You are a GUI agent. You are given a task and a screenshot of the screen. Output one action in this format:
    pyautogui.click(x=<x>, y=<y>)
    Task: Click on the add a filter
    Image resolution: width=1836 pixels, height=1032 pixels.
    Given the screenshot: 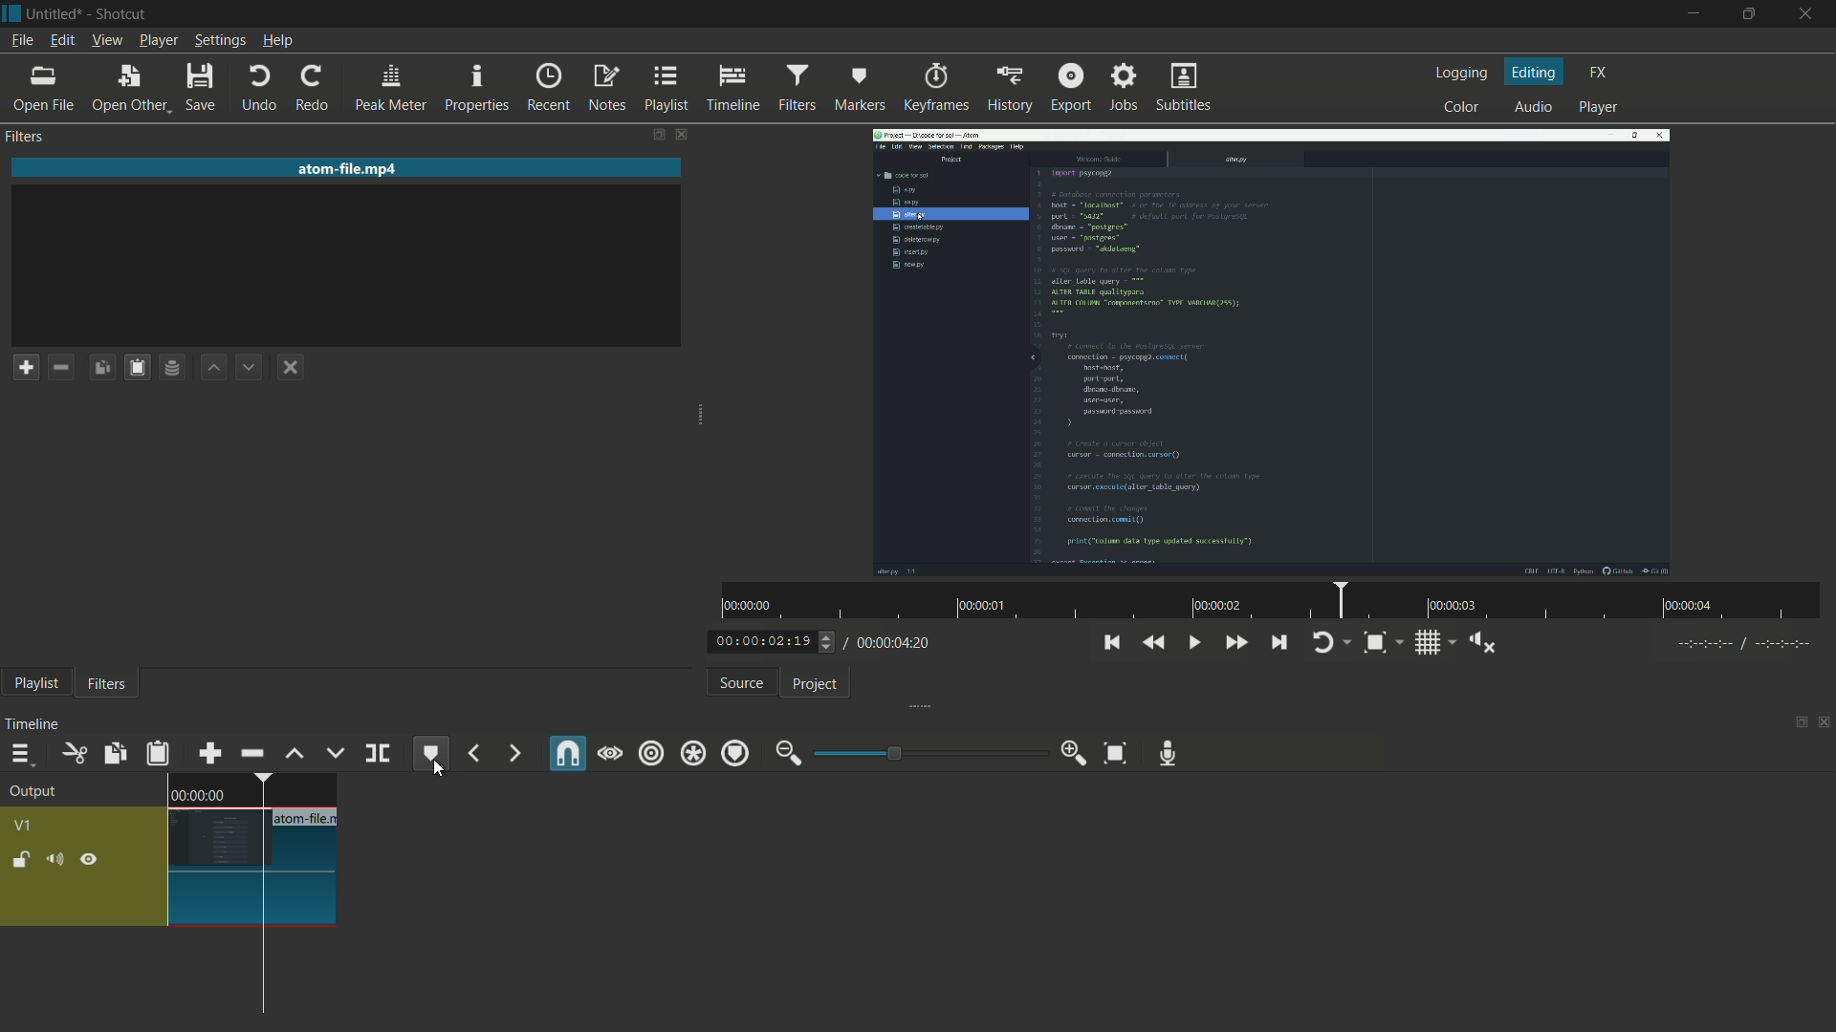 What is the action you would take?
    pyautogui.click(x=25, y=367)
    